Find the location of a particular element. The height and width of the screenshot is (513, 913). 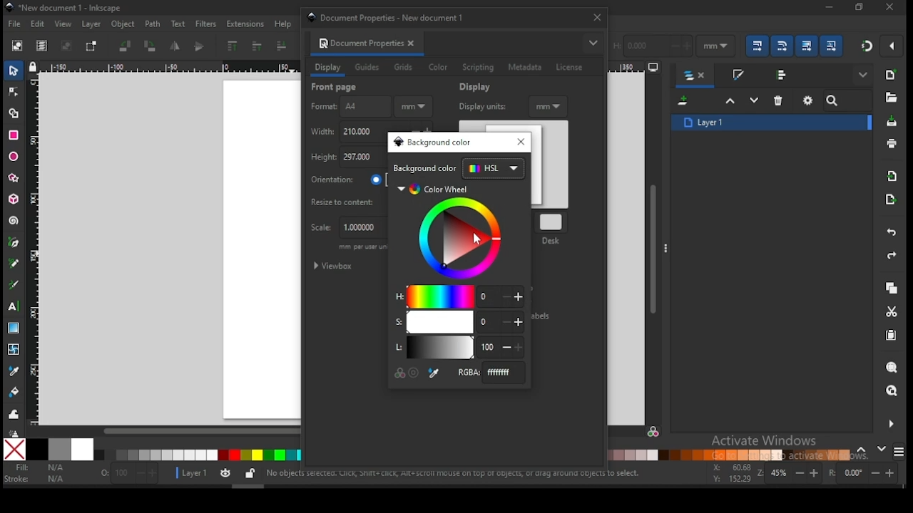

help is located at coordinates (285, 24).